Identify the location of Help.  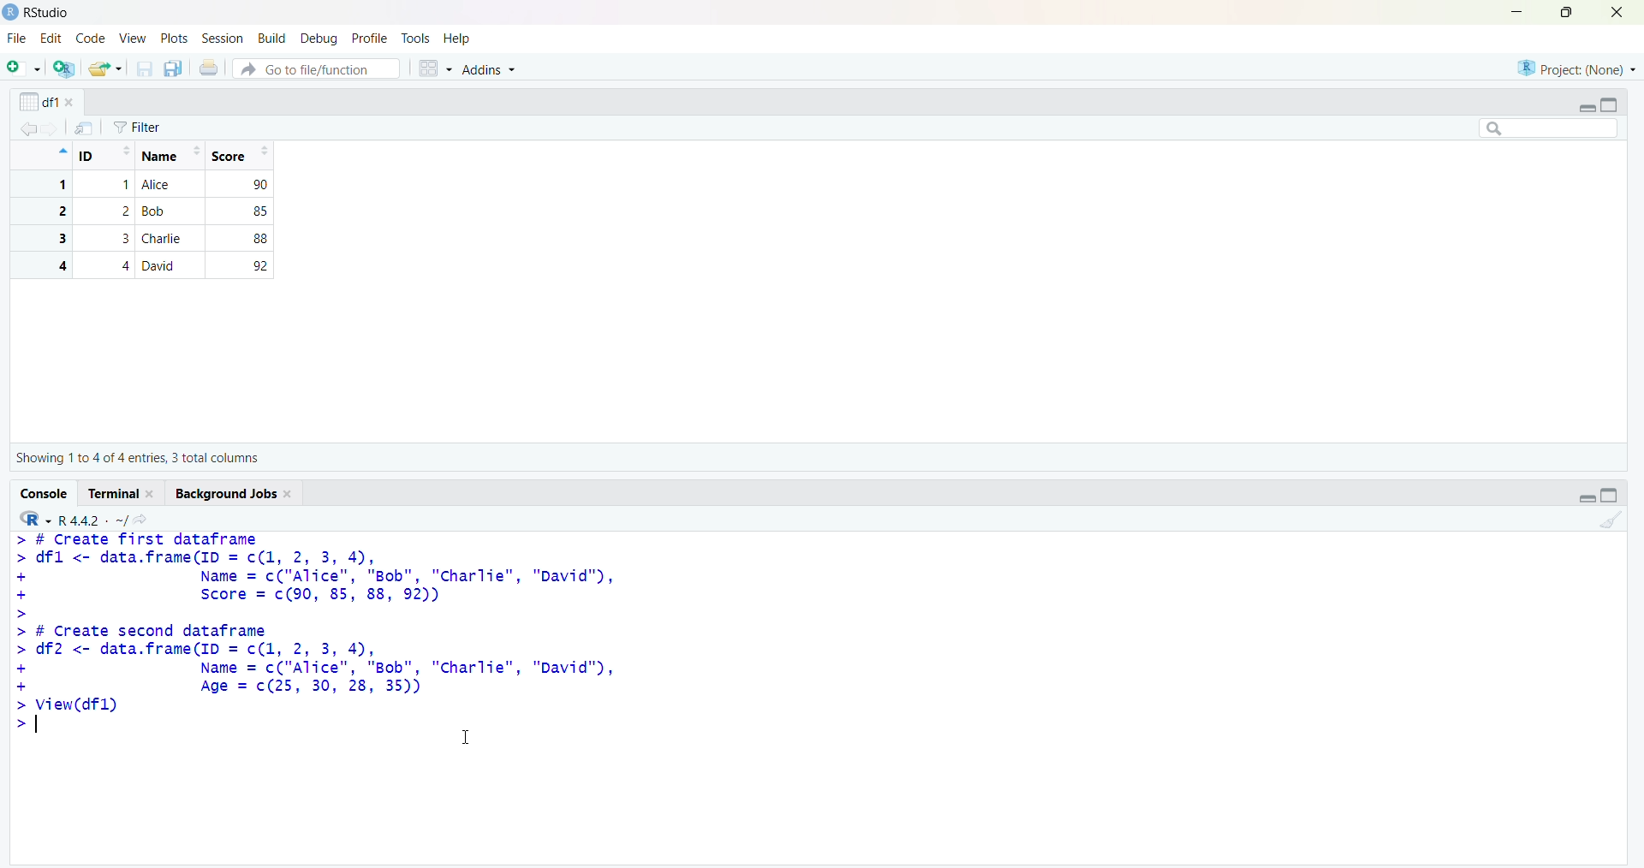
(456, 38).